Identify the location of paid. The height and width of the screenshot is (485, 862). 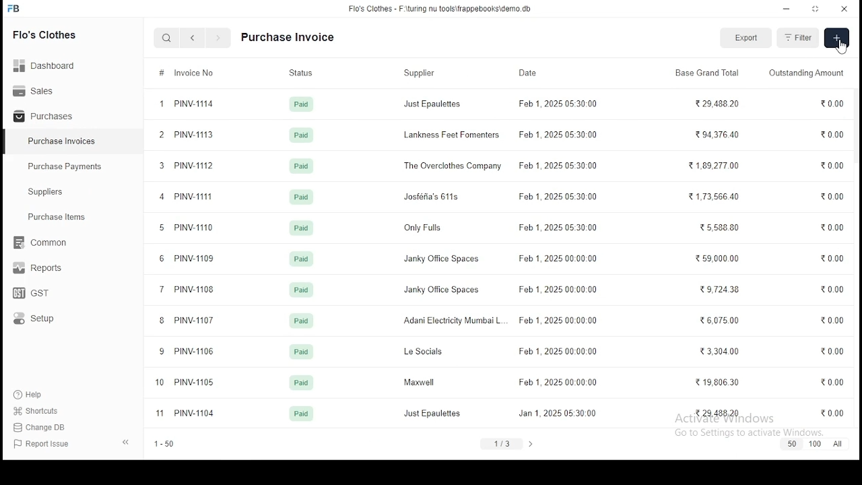
(301, 290).